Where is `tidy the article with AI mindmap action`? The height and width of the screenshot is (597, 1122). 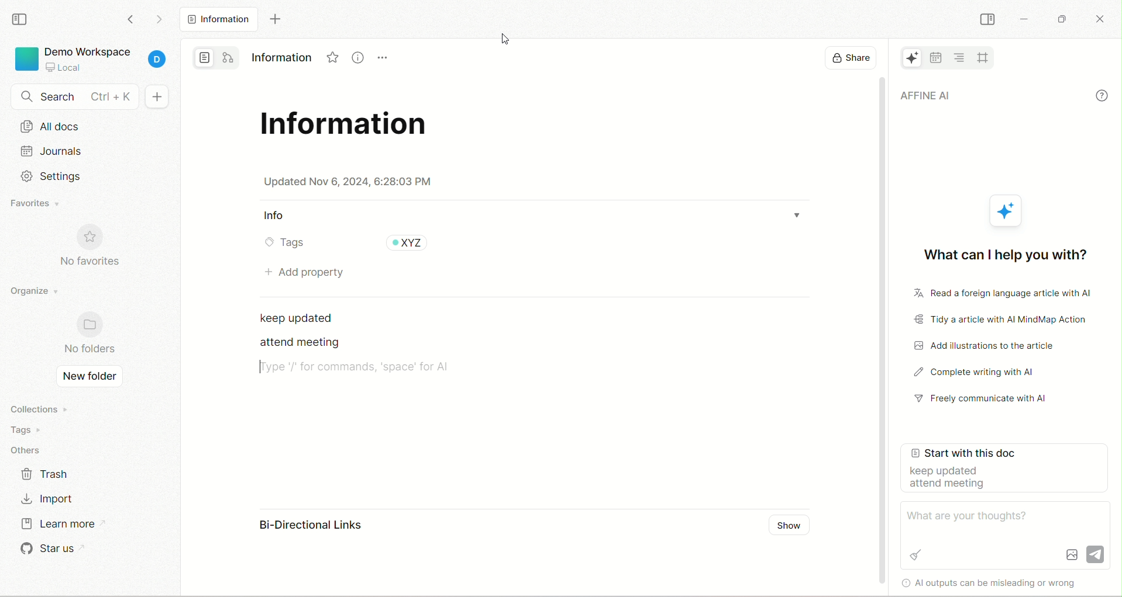 tidy the article with AI mindmap action is located at coordinates (1001, 321).